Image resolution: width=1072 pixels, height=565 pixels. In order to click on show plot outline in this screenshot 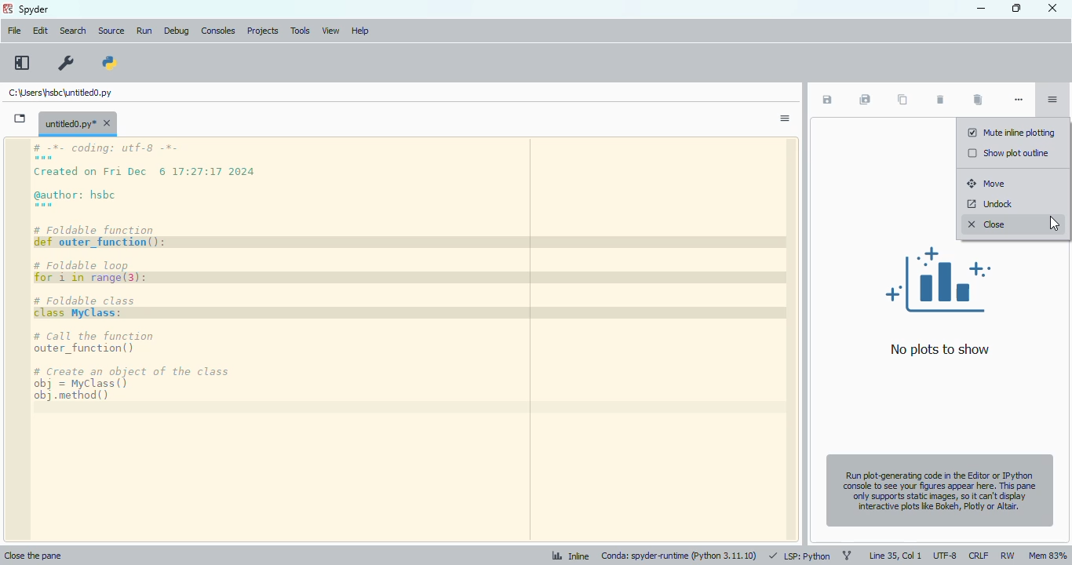, I will do `click(1009, 153)`.